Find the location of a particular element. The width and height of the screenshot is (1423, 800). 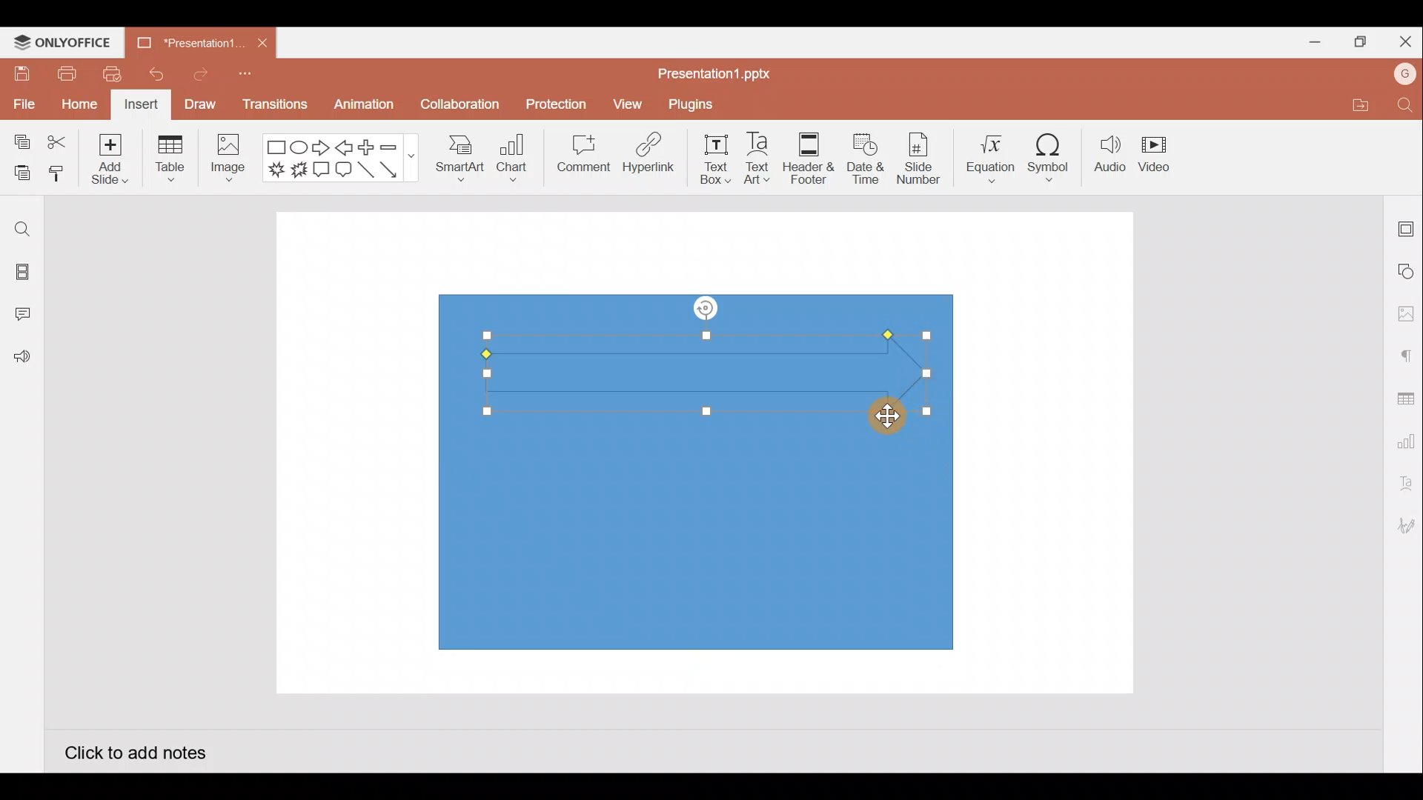

Slide settings is located at coordinates (1407, 226).